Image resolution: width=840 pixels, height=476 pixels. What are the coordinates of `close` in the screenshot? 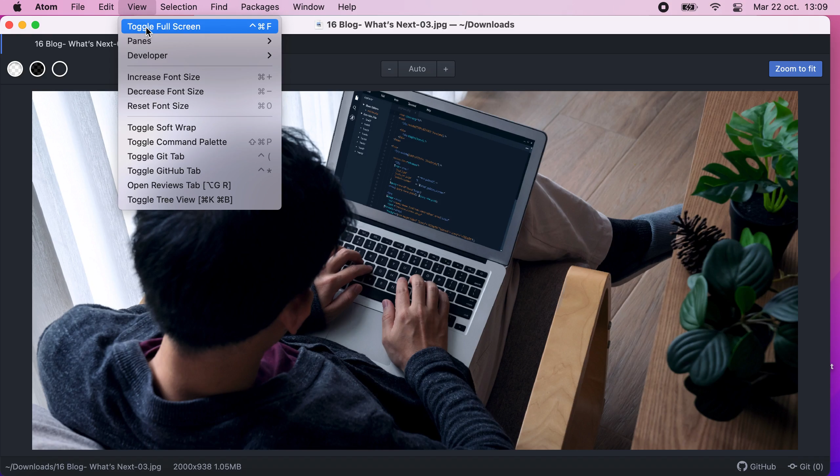 It's located at (9, 28).